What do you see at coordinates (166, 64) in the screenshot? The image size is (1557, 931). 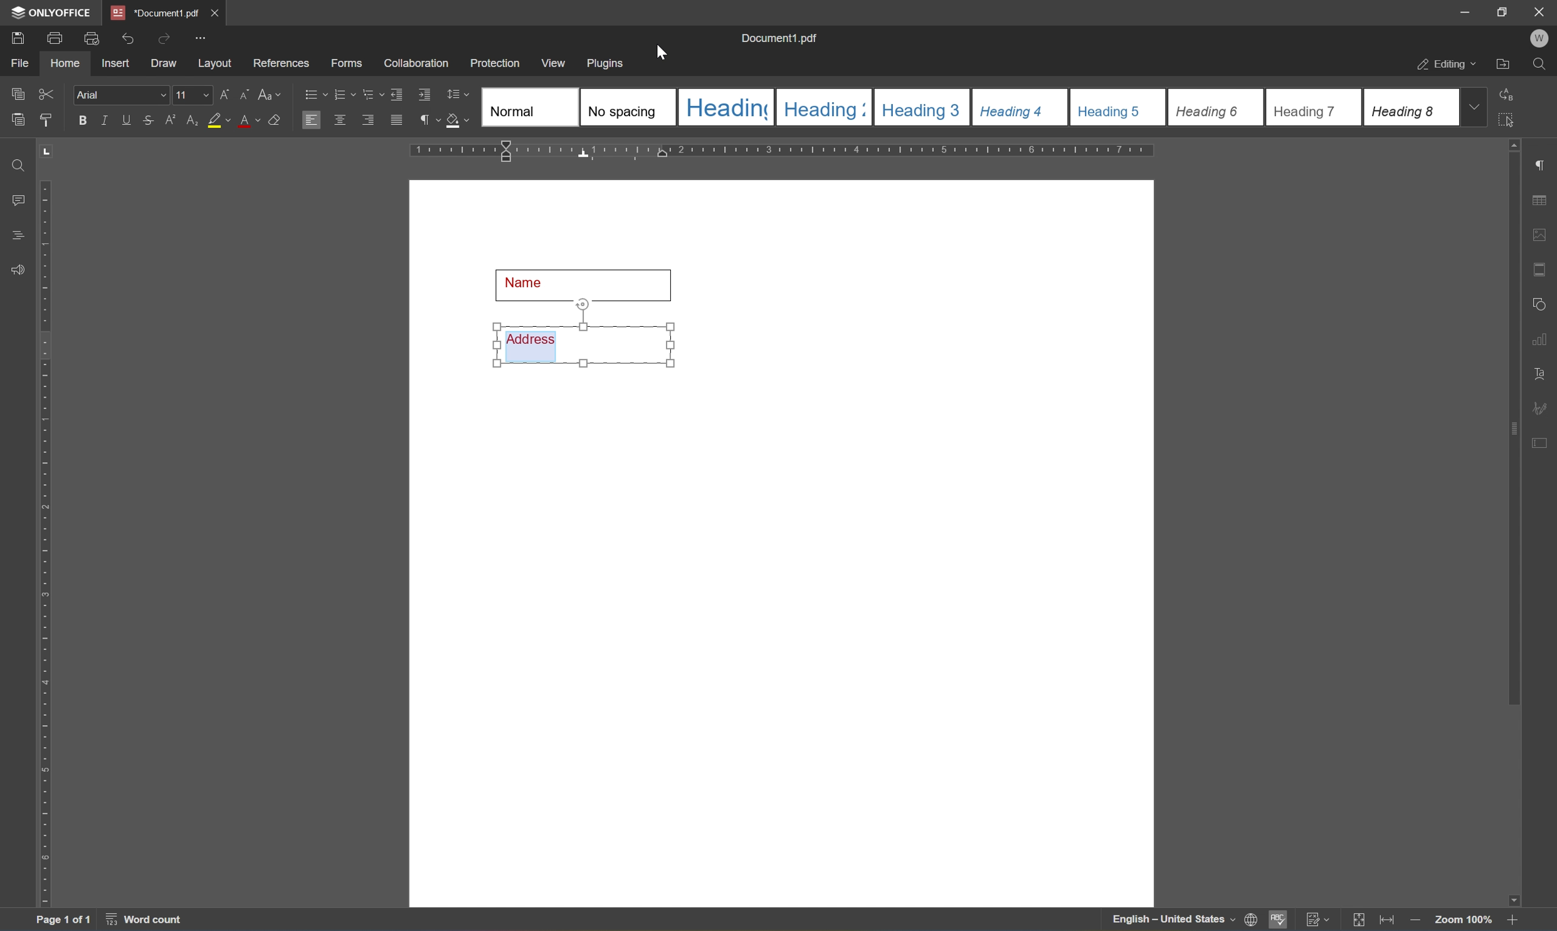 I see `draw` at bounding box center [166, 64].